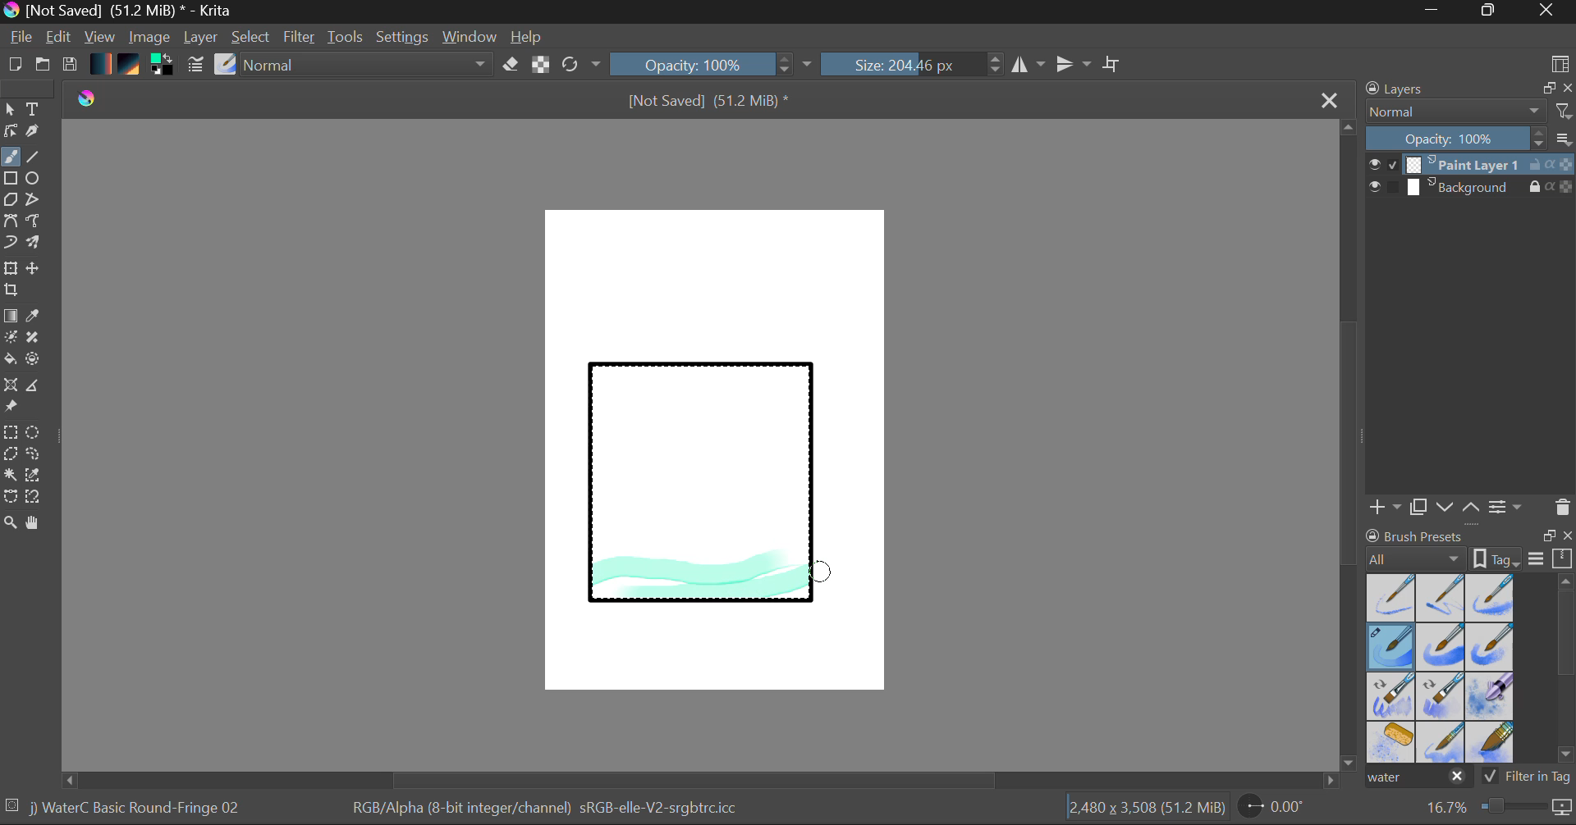  I want to click on Smart Patch Tool, so click(39, 340).